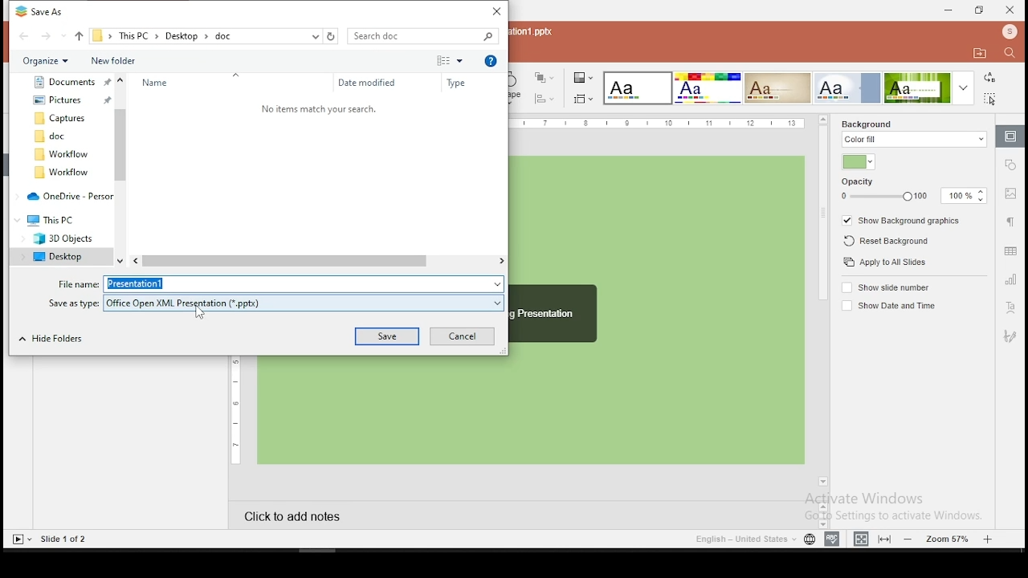  Describe the element at coordinates (47, 13) in the screenshot. I see `Save As` at that location.